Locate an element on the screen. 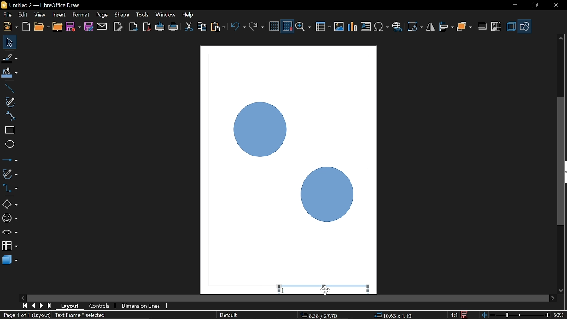 This screenshot has width=567, height=319. MOve right is located at coordinates (553, 298).